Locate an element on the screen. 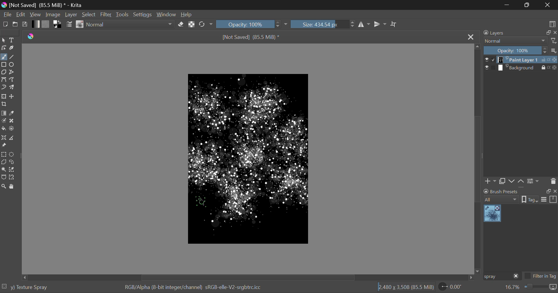  Choose Workspace is located at coordinates (552, 24).